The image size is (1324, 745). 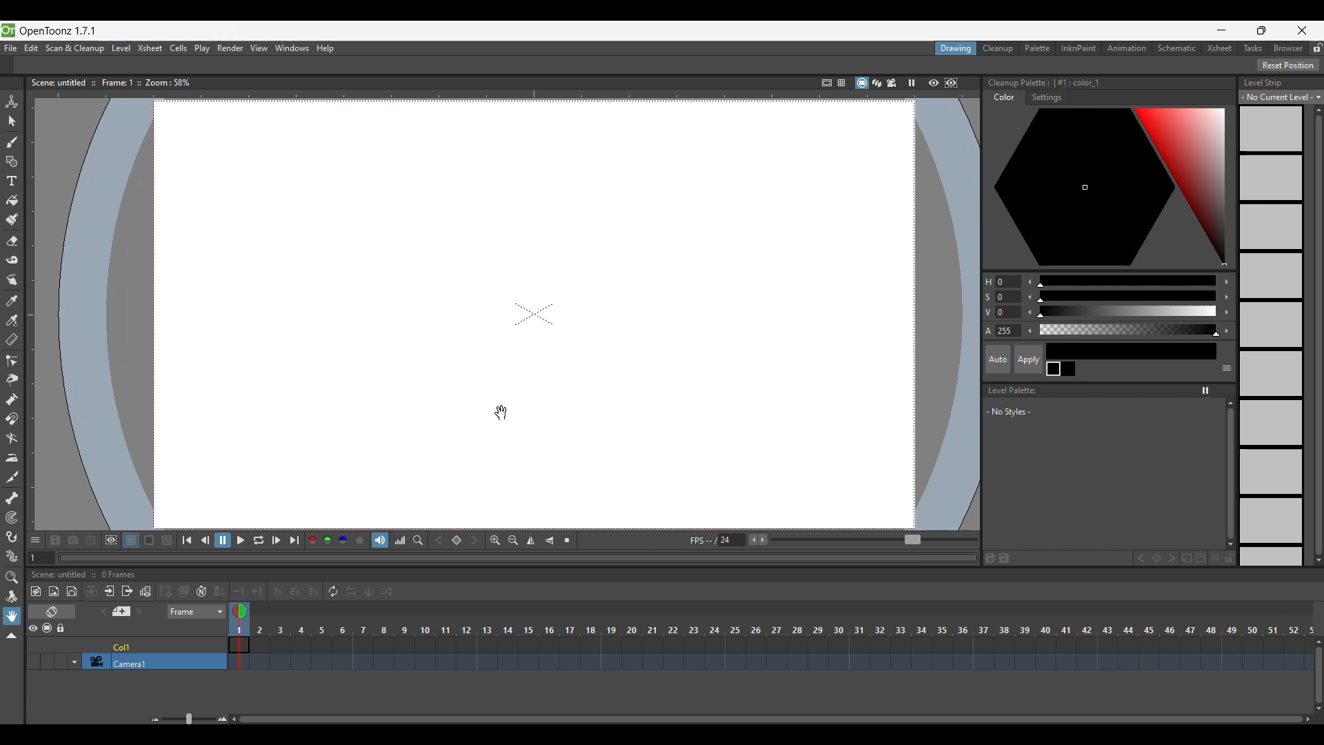 I want to click on Cells, so click(x=179, y=48).